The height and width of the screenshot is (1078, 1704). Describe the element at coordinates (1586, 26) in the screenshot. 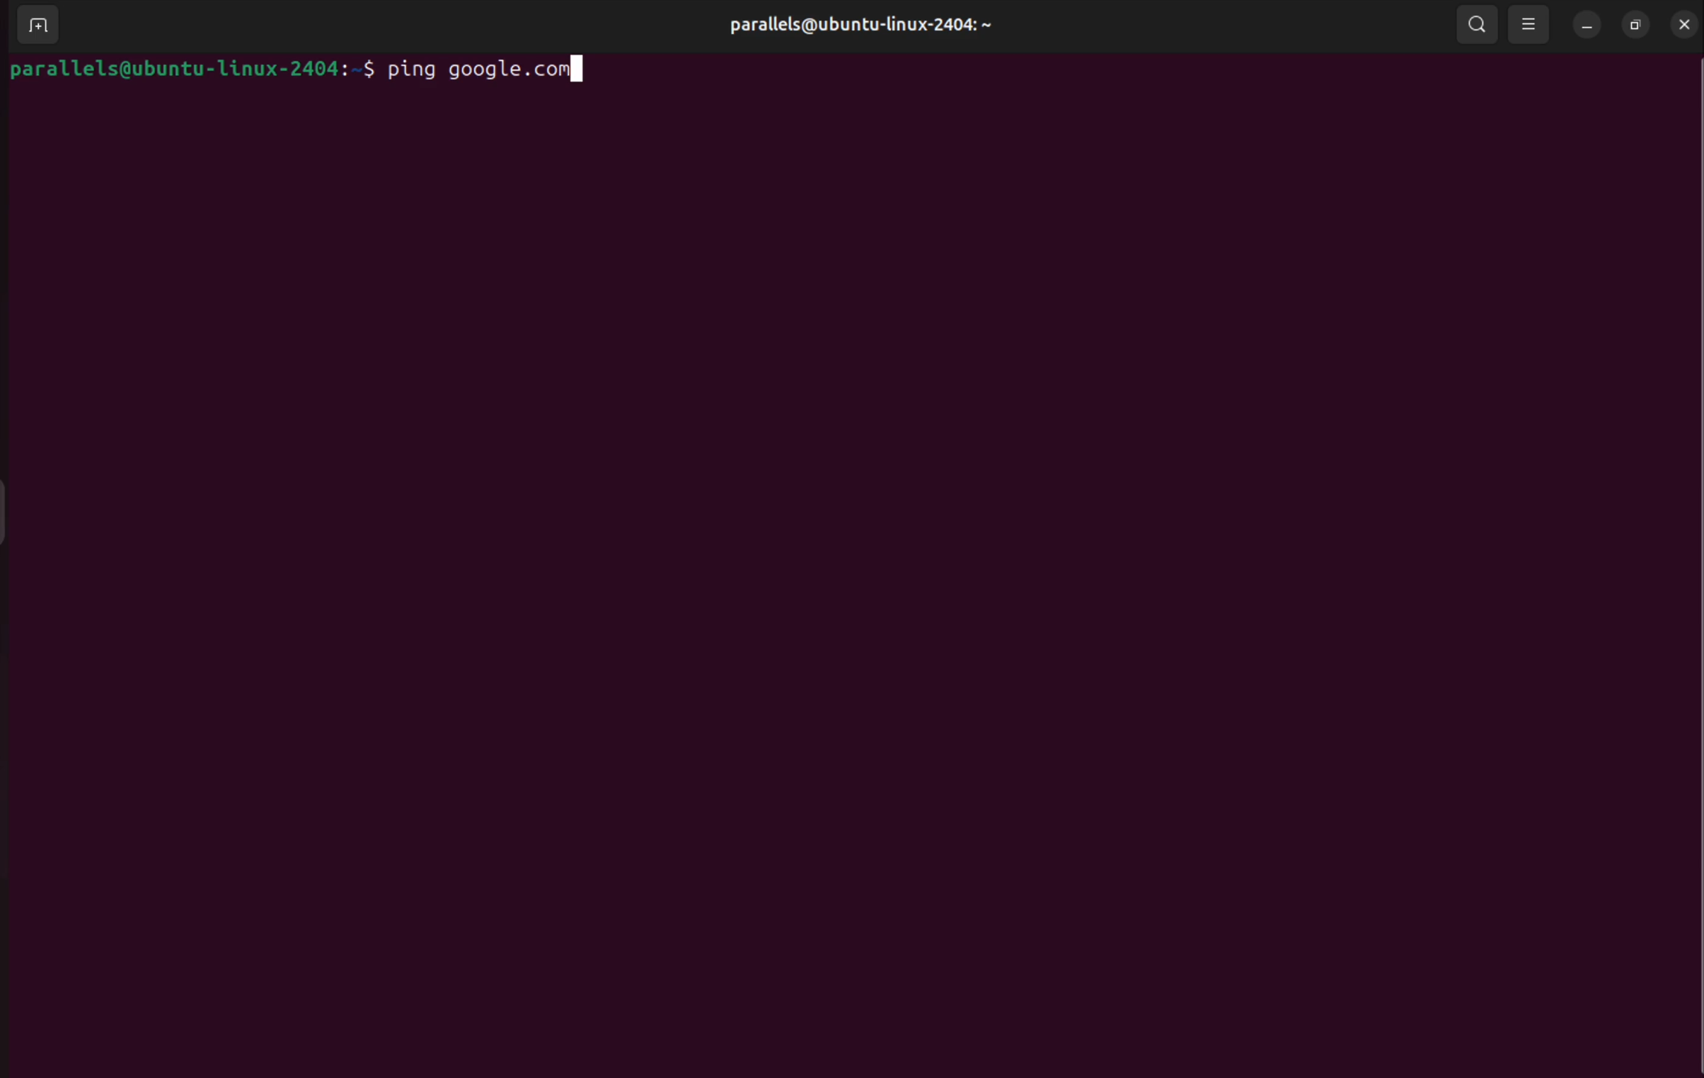

I see `minimize` at that location.